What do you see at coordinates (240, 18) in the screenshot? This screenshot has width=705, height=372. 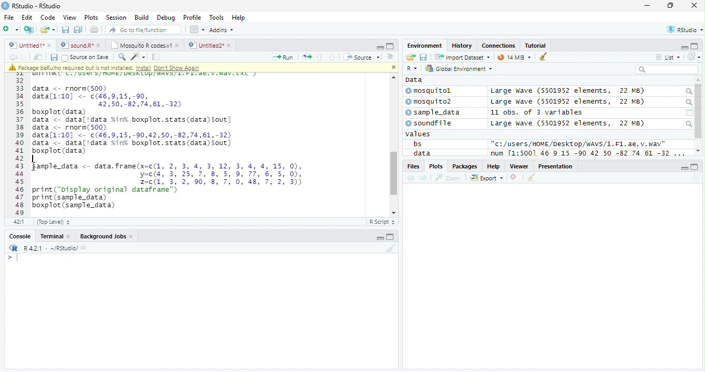 I see `Help` at bounding box center [240, 18].